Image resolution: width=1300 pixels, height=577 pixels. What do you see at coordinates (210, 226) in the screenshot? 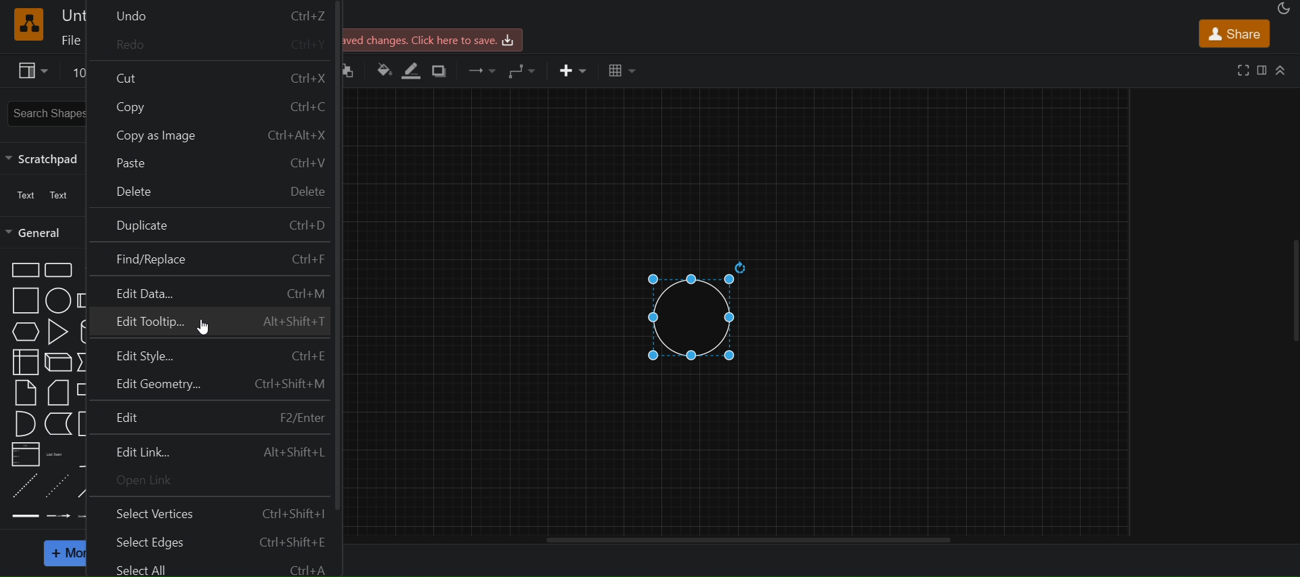
I see `duplicate` at bounding box center [210, 226].